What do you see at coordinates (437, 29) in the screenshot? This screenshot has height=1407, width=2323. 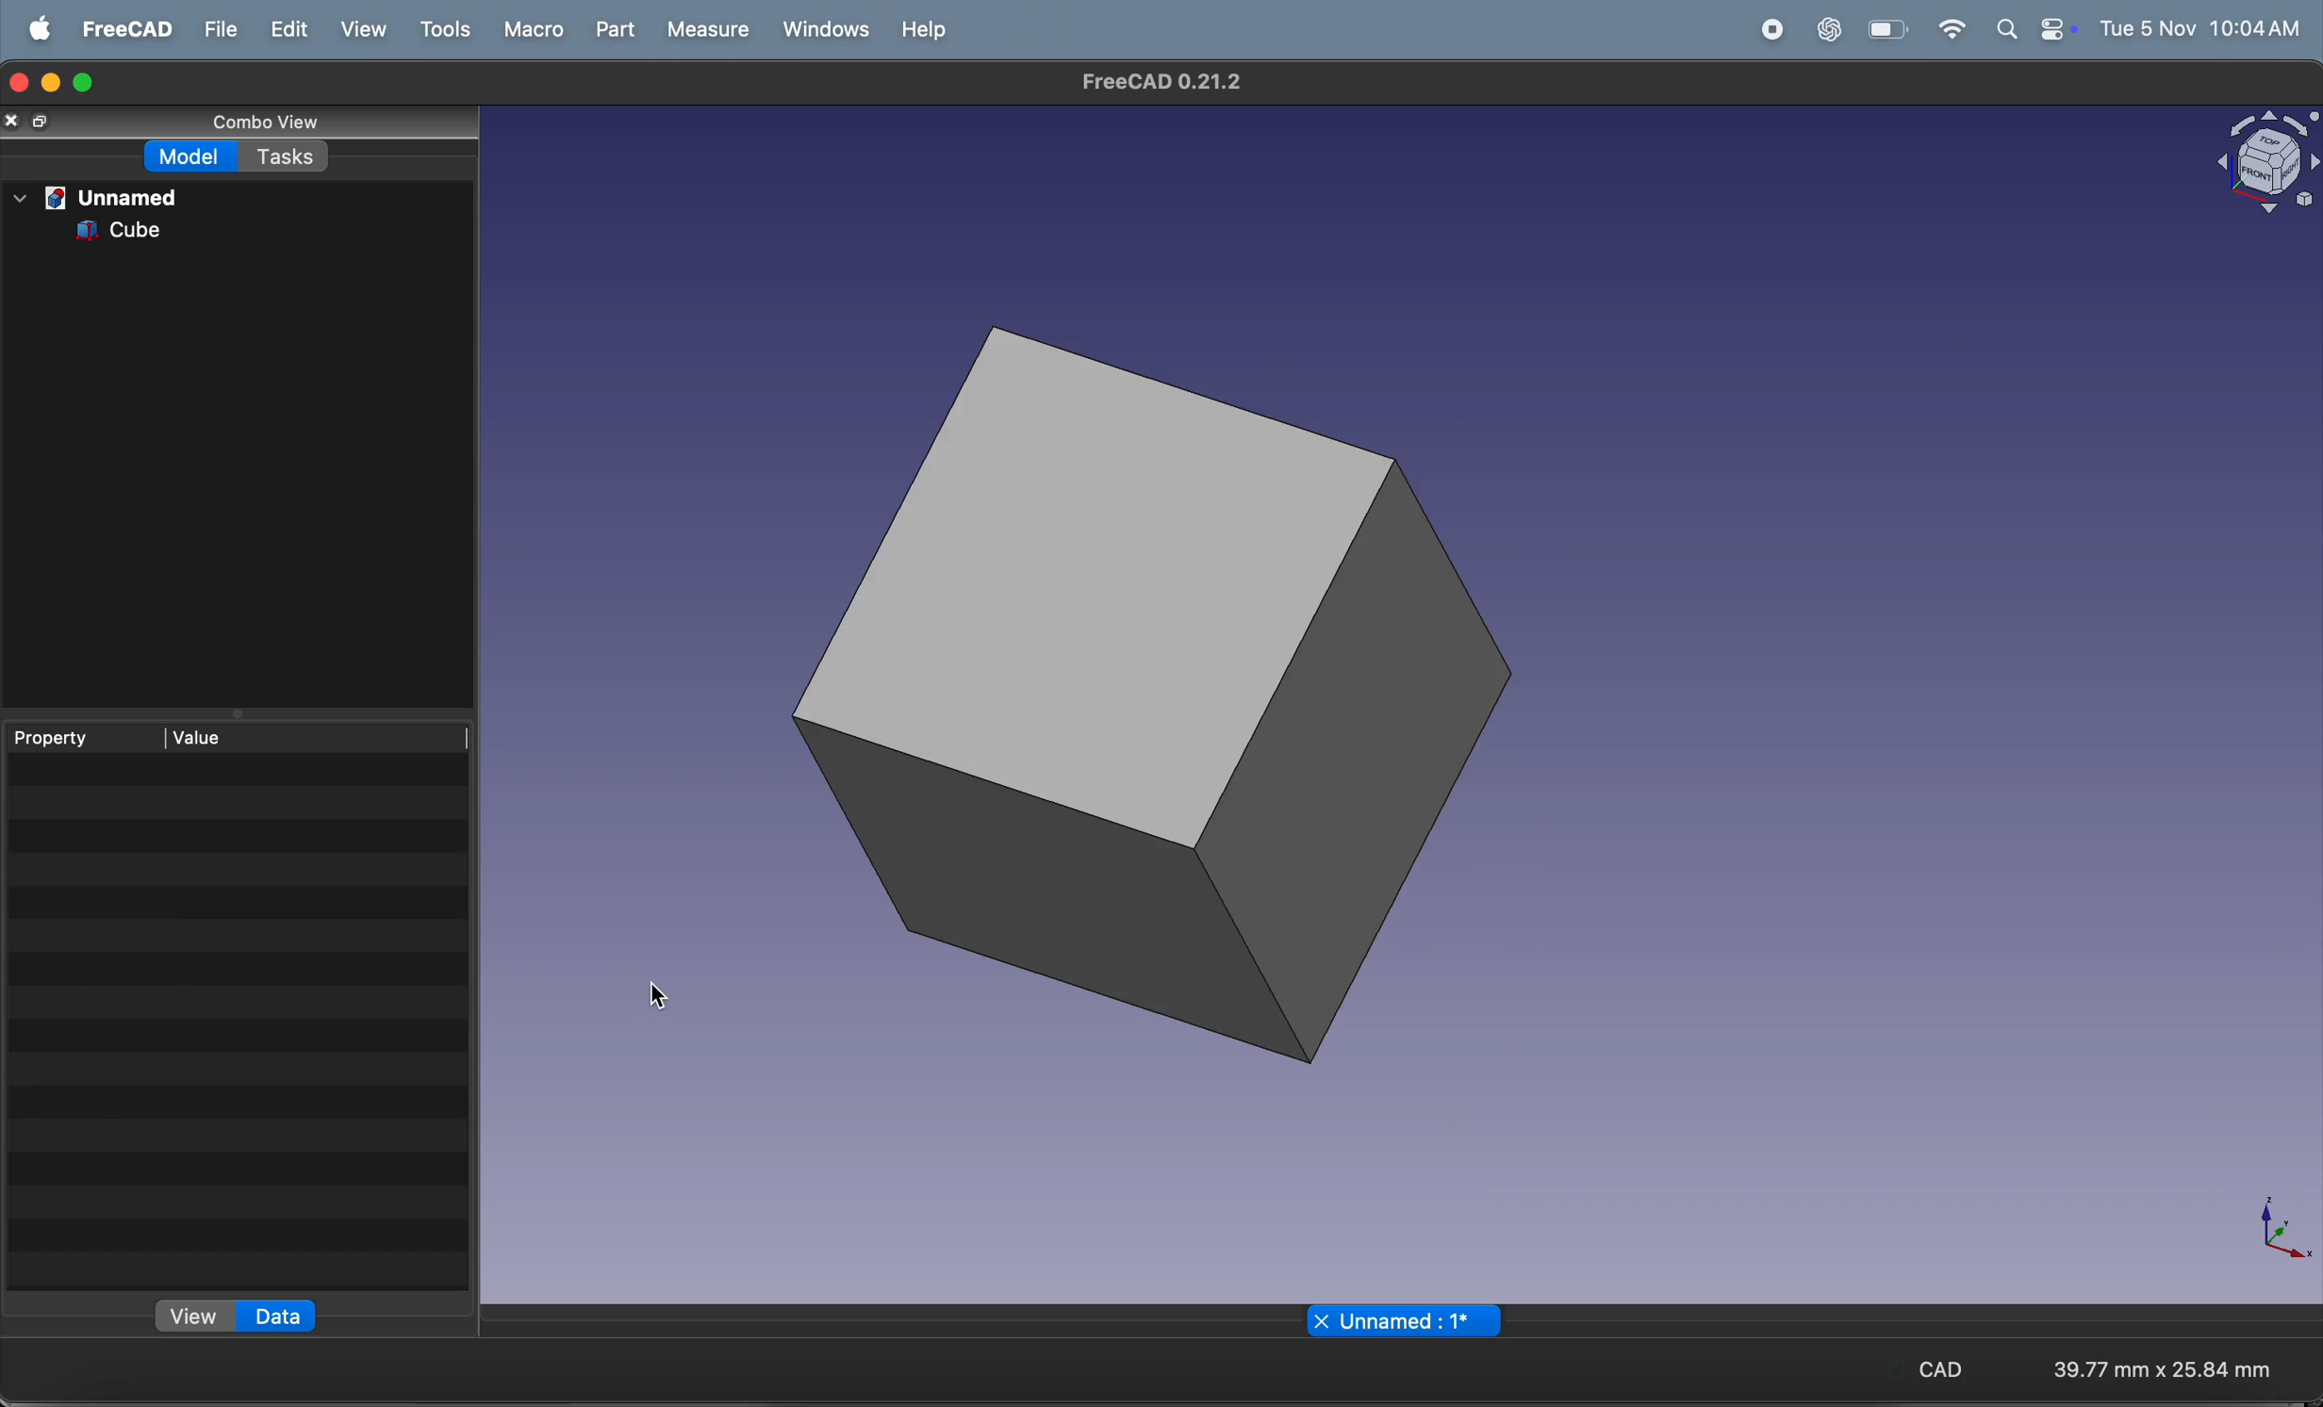 I see `tools` at bounding box center [437, 29].